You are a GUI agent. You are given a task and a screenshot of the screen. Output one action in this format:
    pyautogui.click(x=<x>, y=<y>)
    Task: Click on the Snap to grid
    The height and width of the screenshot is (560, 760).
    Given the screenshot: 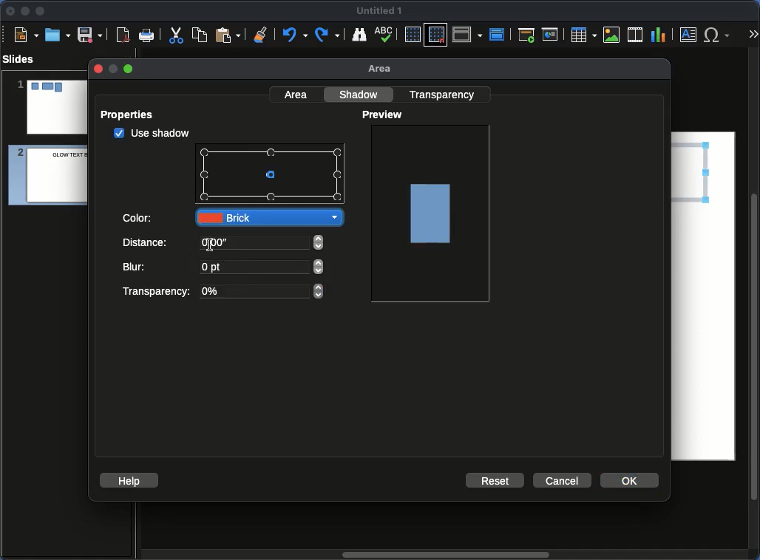 What is the action you would take?
    pyautogui.click(x=438, y=34)
    